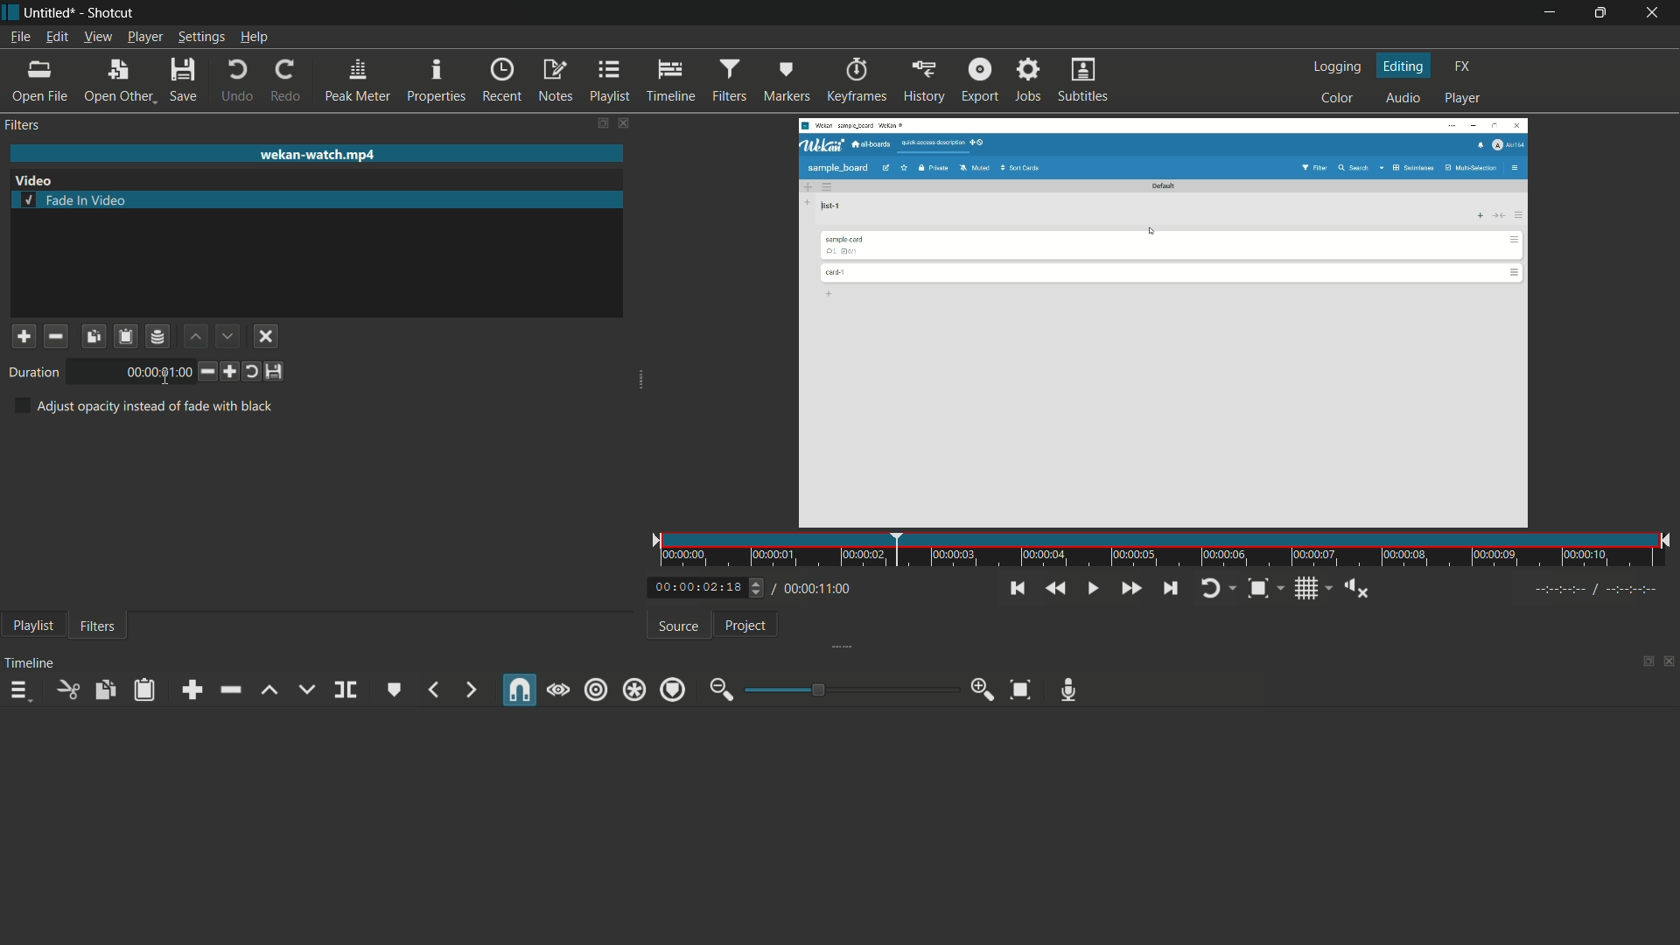  Describe the element at coordinates (1027, 80) in the screenshot. I see `jobs` at that location.